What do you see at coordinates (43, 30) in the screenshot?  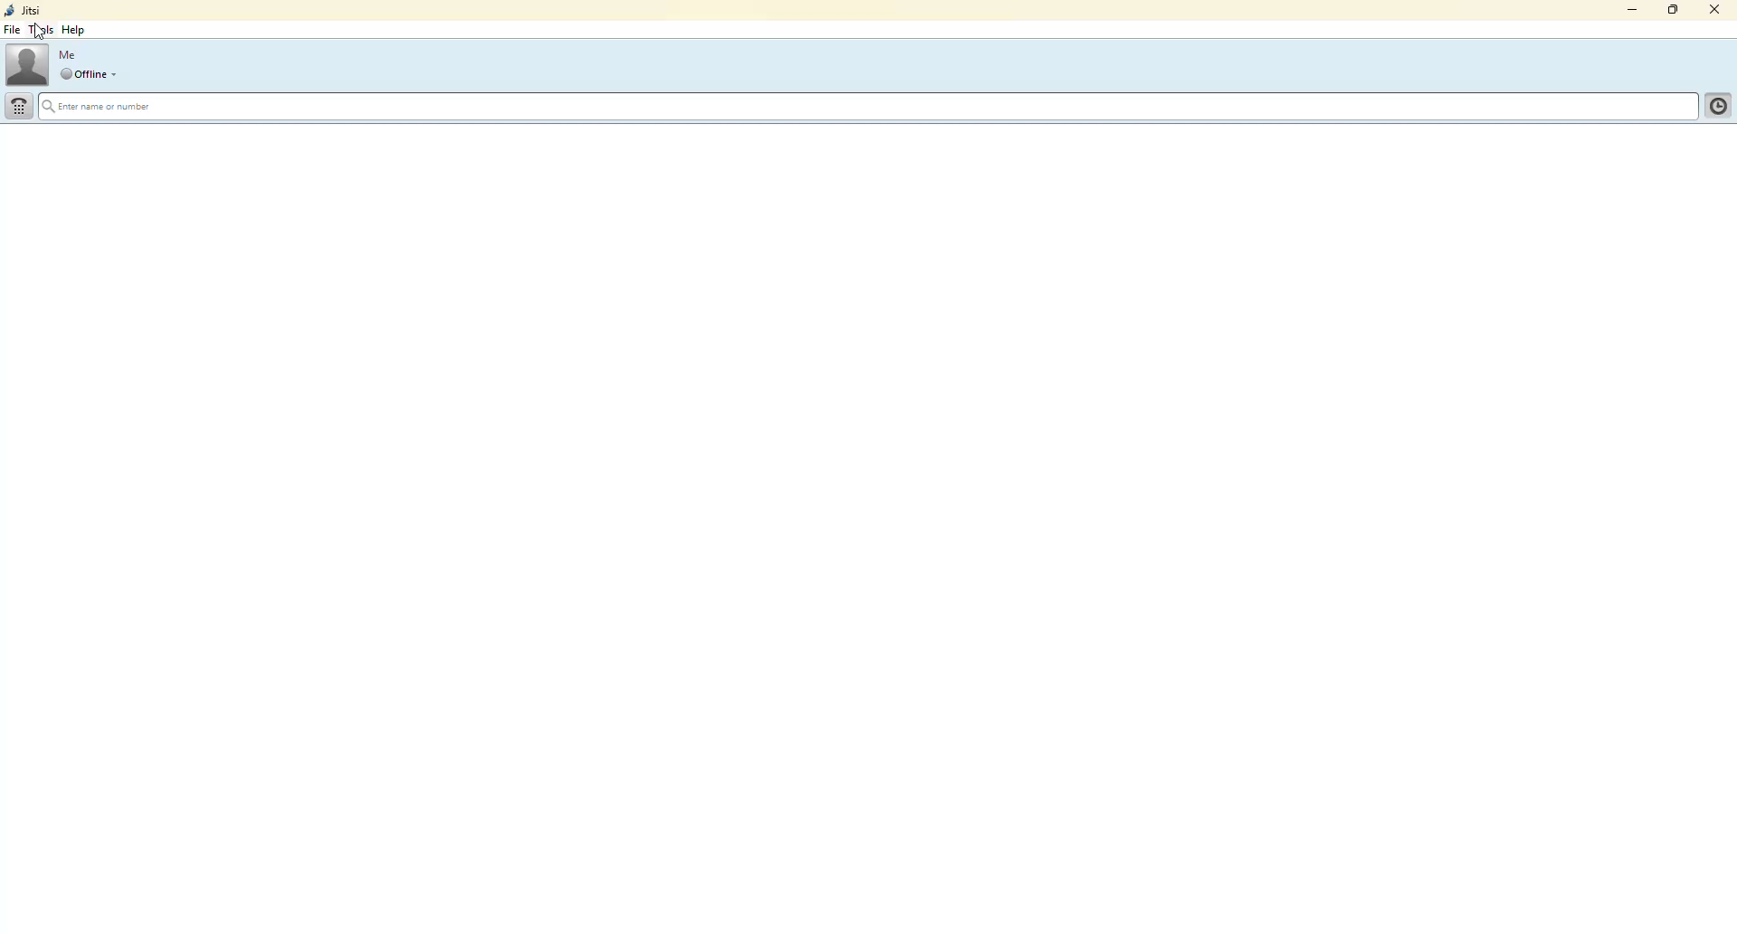 I see `cursor` at bounding box center [43, 30].